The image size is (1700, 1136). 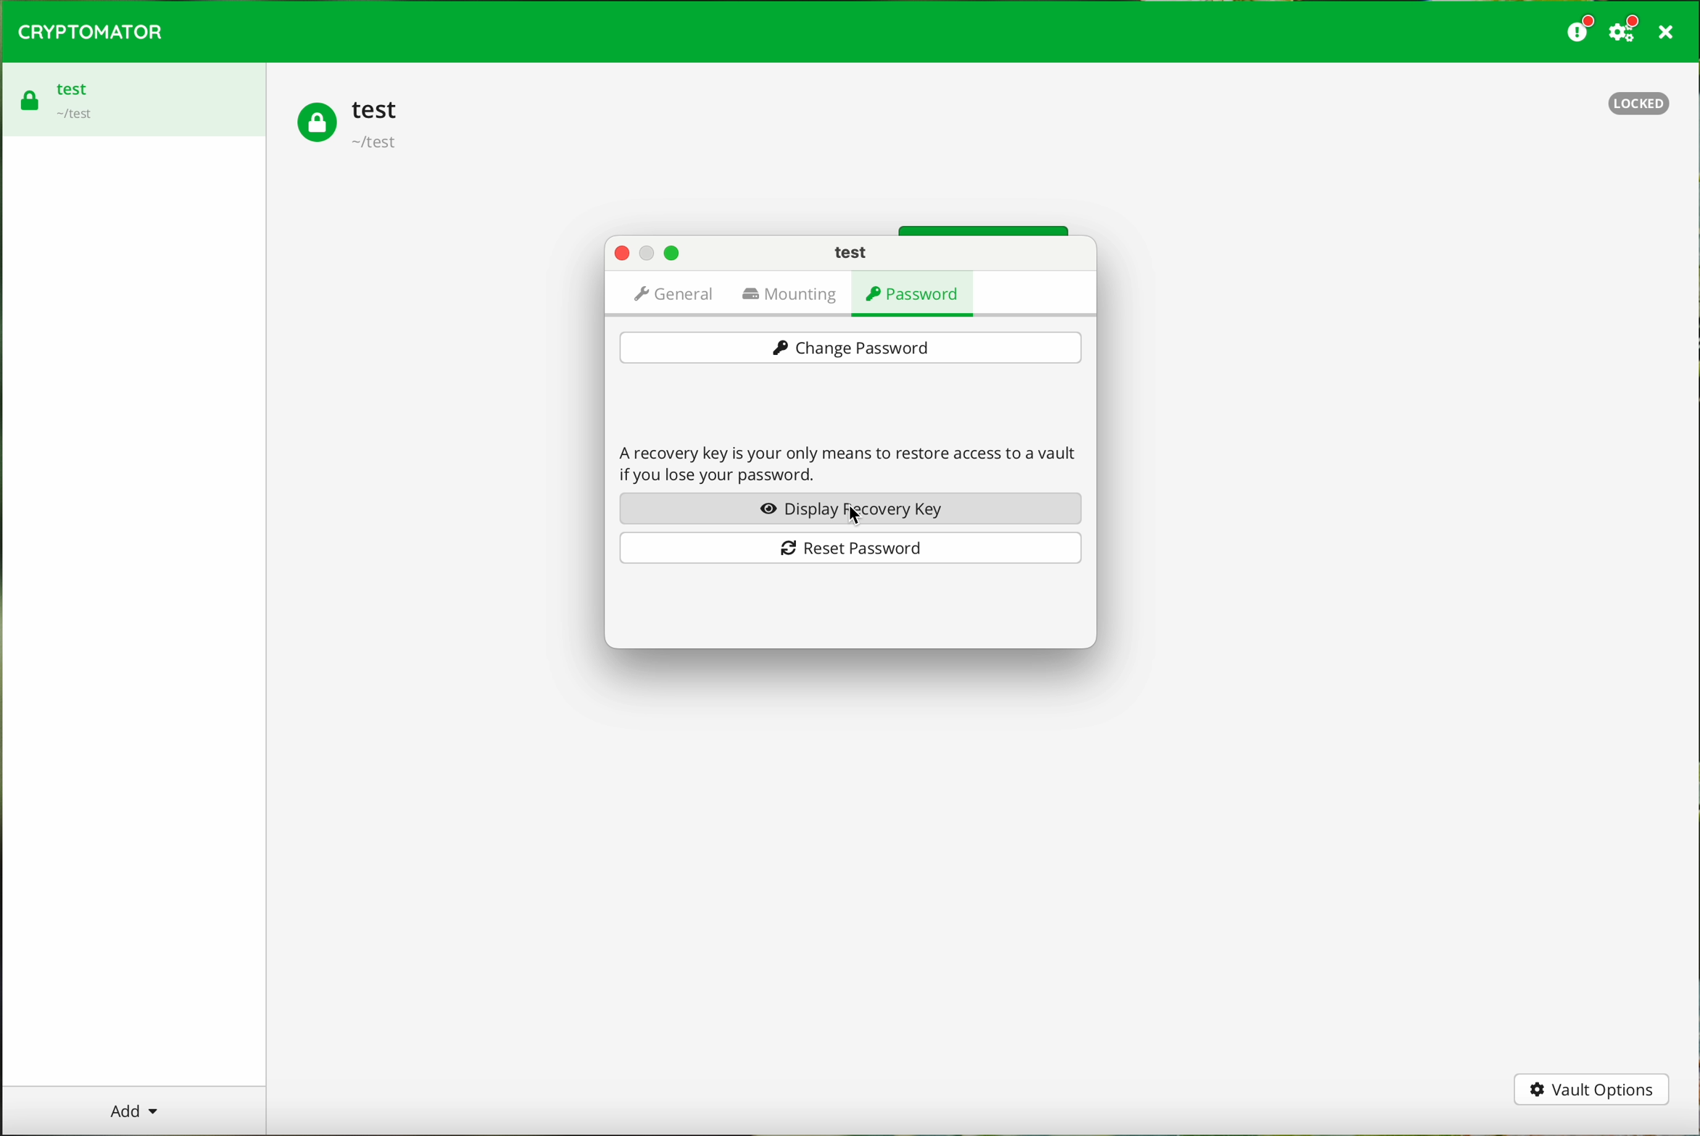 What do you see at coordinates (1641, 99) in the screenshot?
I see `locked` at bounding box center [1641, 99].